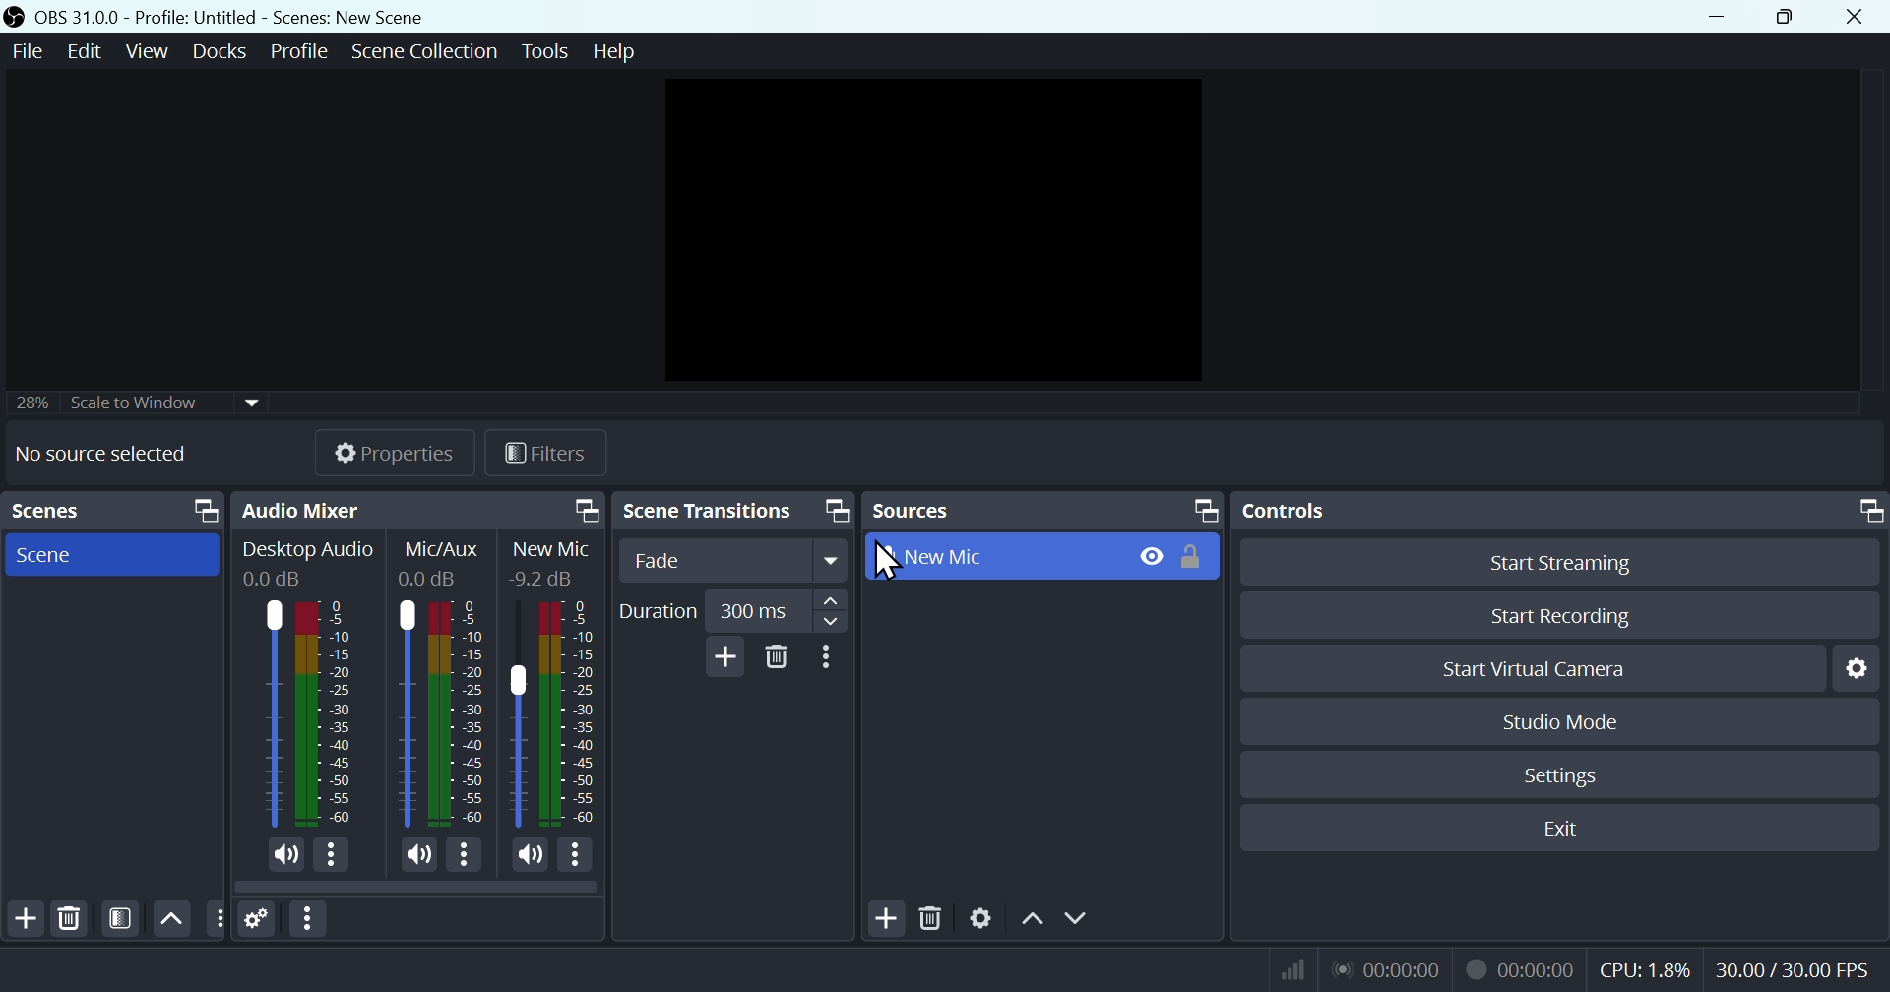 Image resolution: width=1890 pixels, height=992 pixels. I want to click on Start recording, so click(1570, 613).